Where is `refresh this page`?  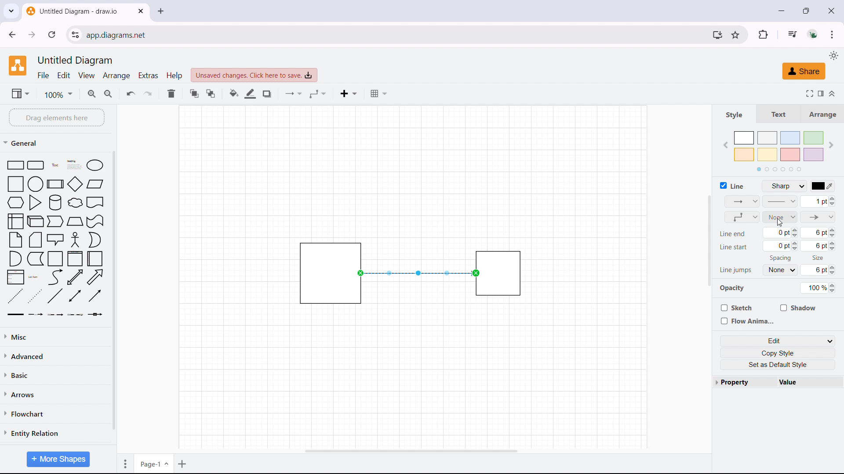 refresh this page is located at coordinates (52, 34).